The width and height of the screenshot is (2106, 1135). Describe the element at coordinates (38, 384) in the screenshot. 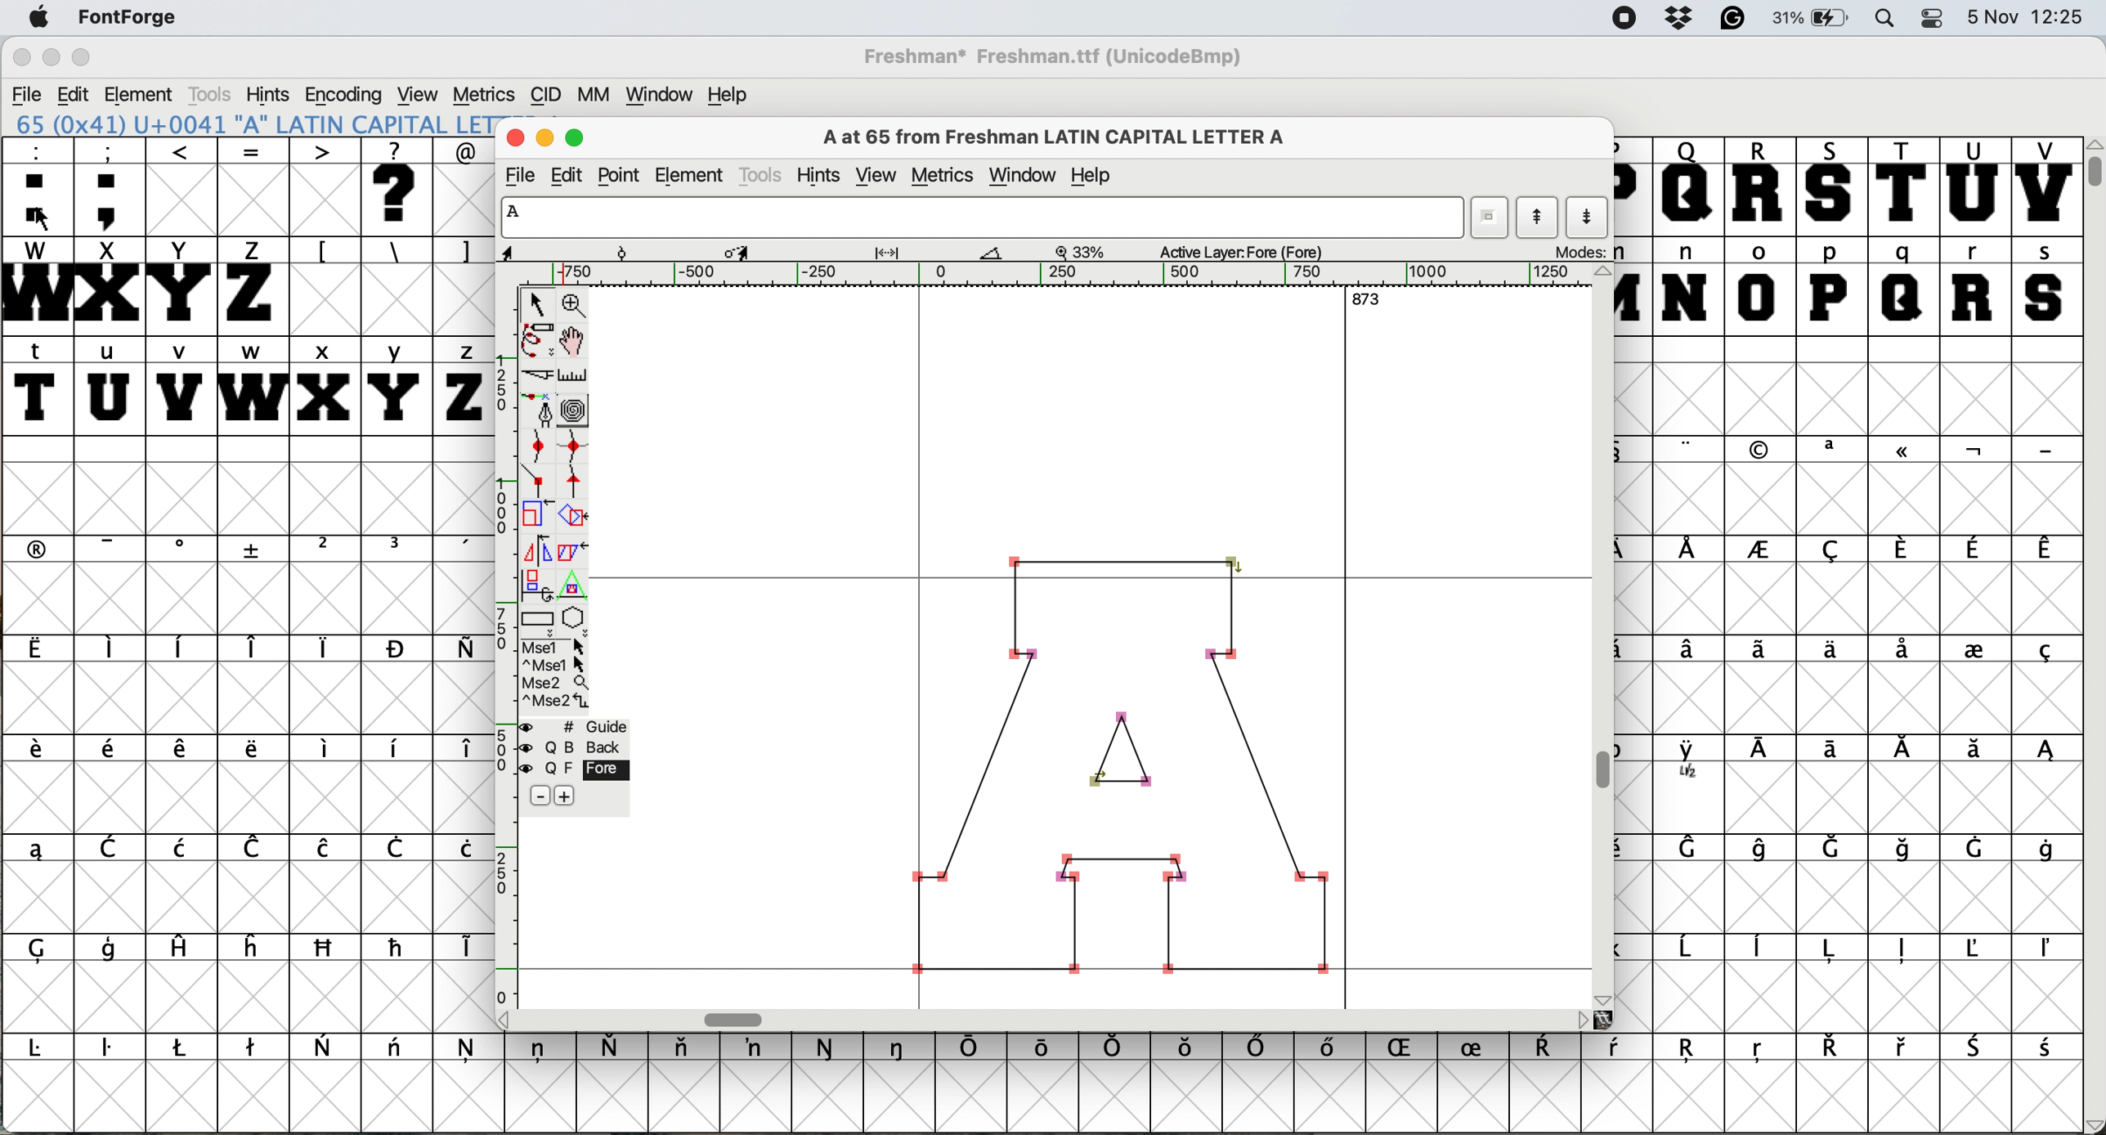

I see `t` at that location.